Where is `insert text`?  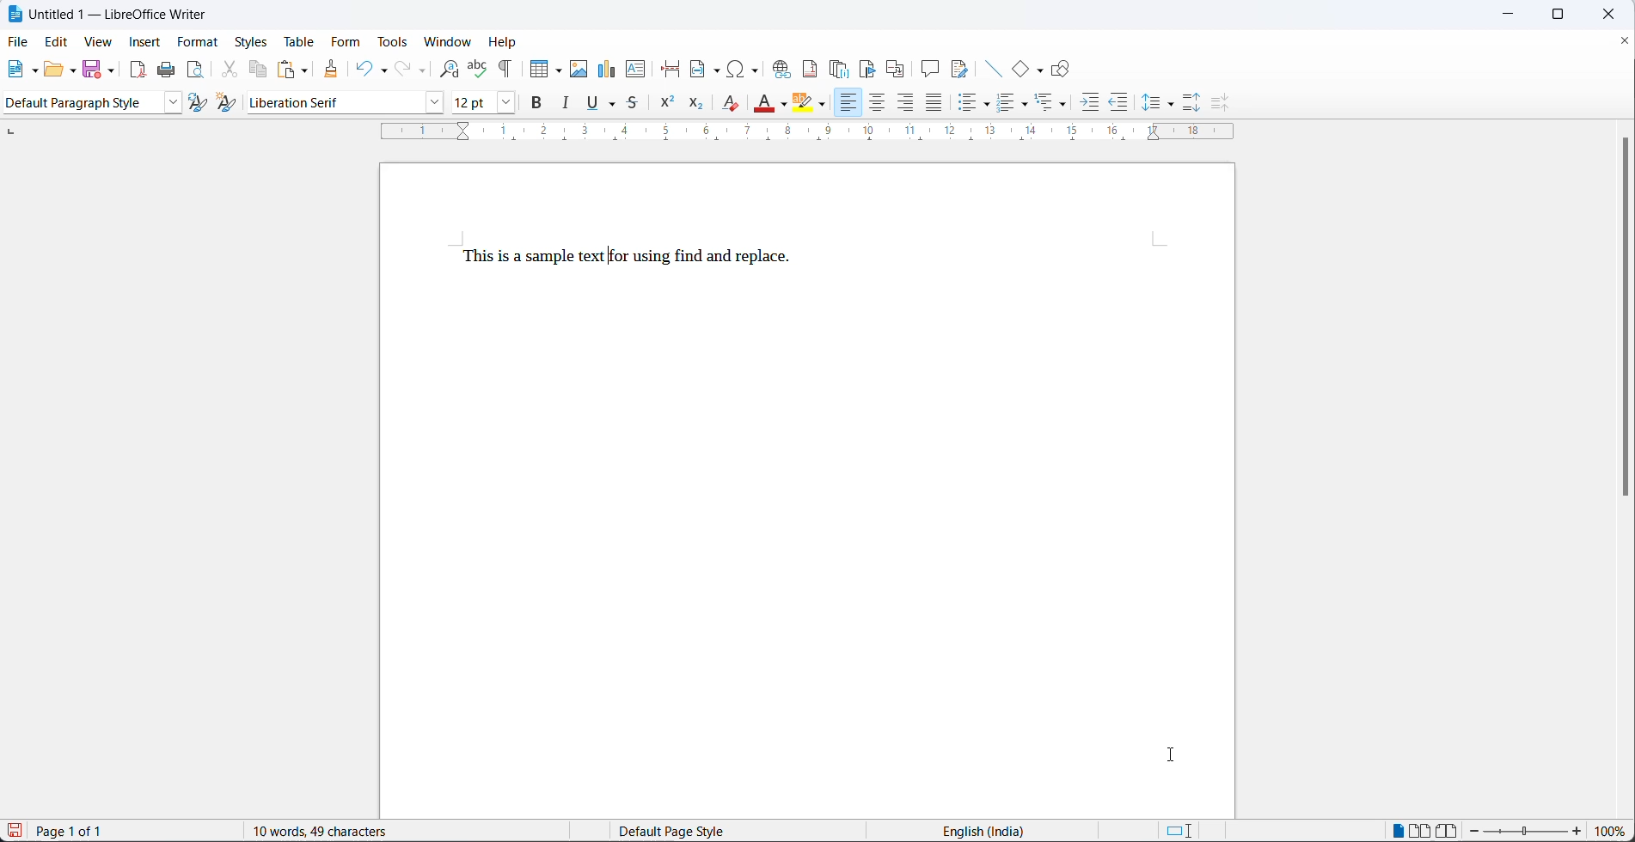
insert text is located at coordinates (637, 70).